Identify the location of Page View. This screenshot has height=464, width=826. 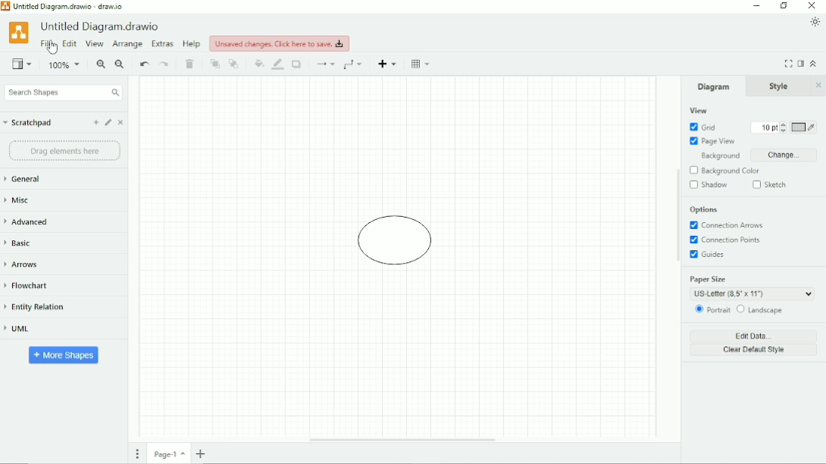
(712, 141).